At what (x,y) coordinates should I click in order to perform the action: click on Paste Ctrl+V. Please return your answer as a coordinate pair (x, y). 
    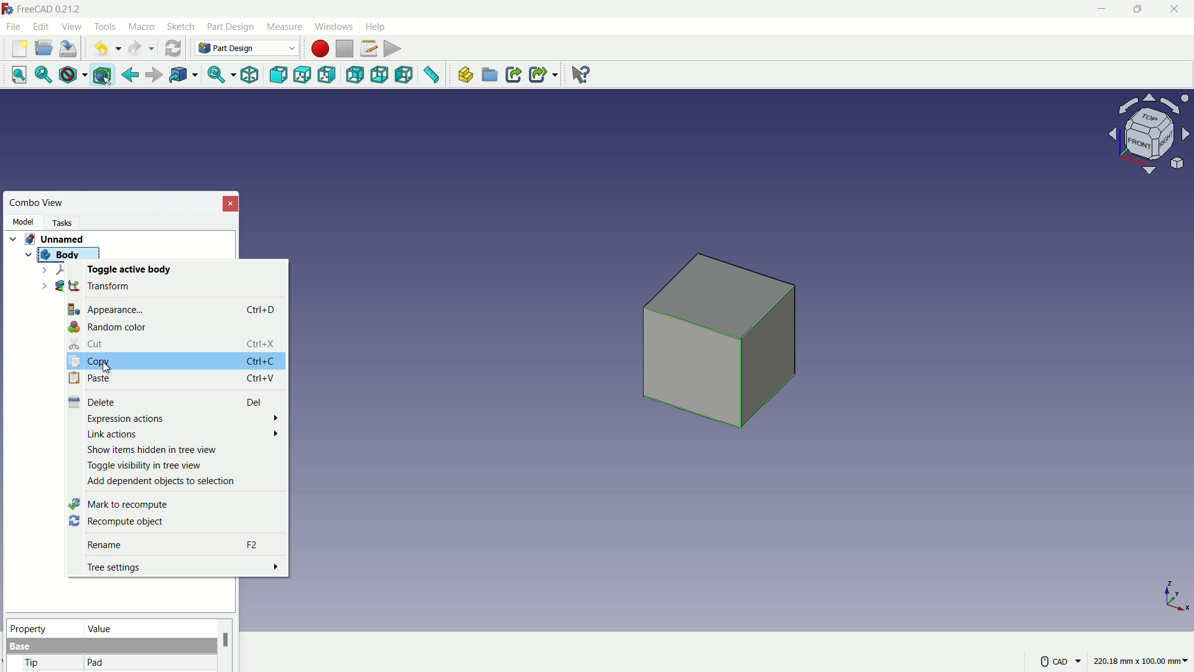
    Looking at the image, I should click on (170, 378).